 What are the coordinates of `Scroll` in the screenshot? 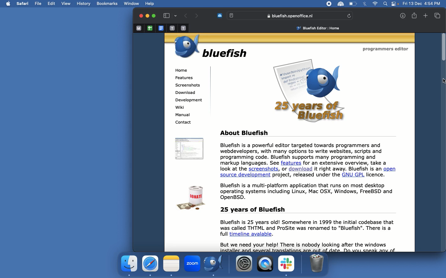 It's located at (443, 143).